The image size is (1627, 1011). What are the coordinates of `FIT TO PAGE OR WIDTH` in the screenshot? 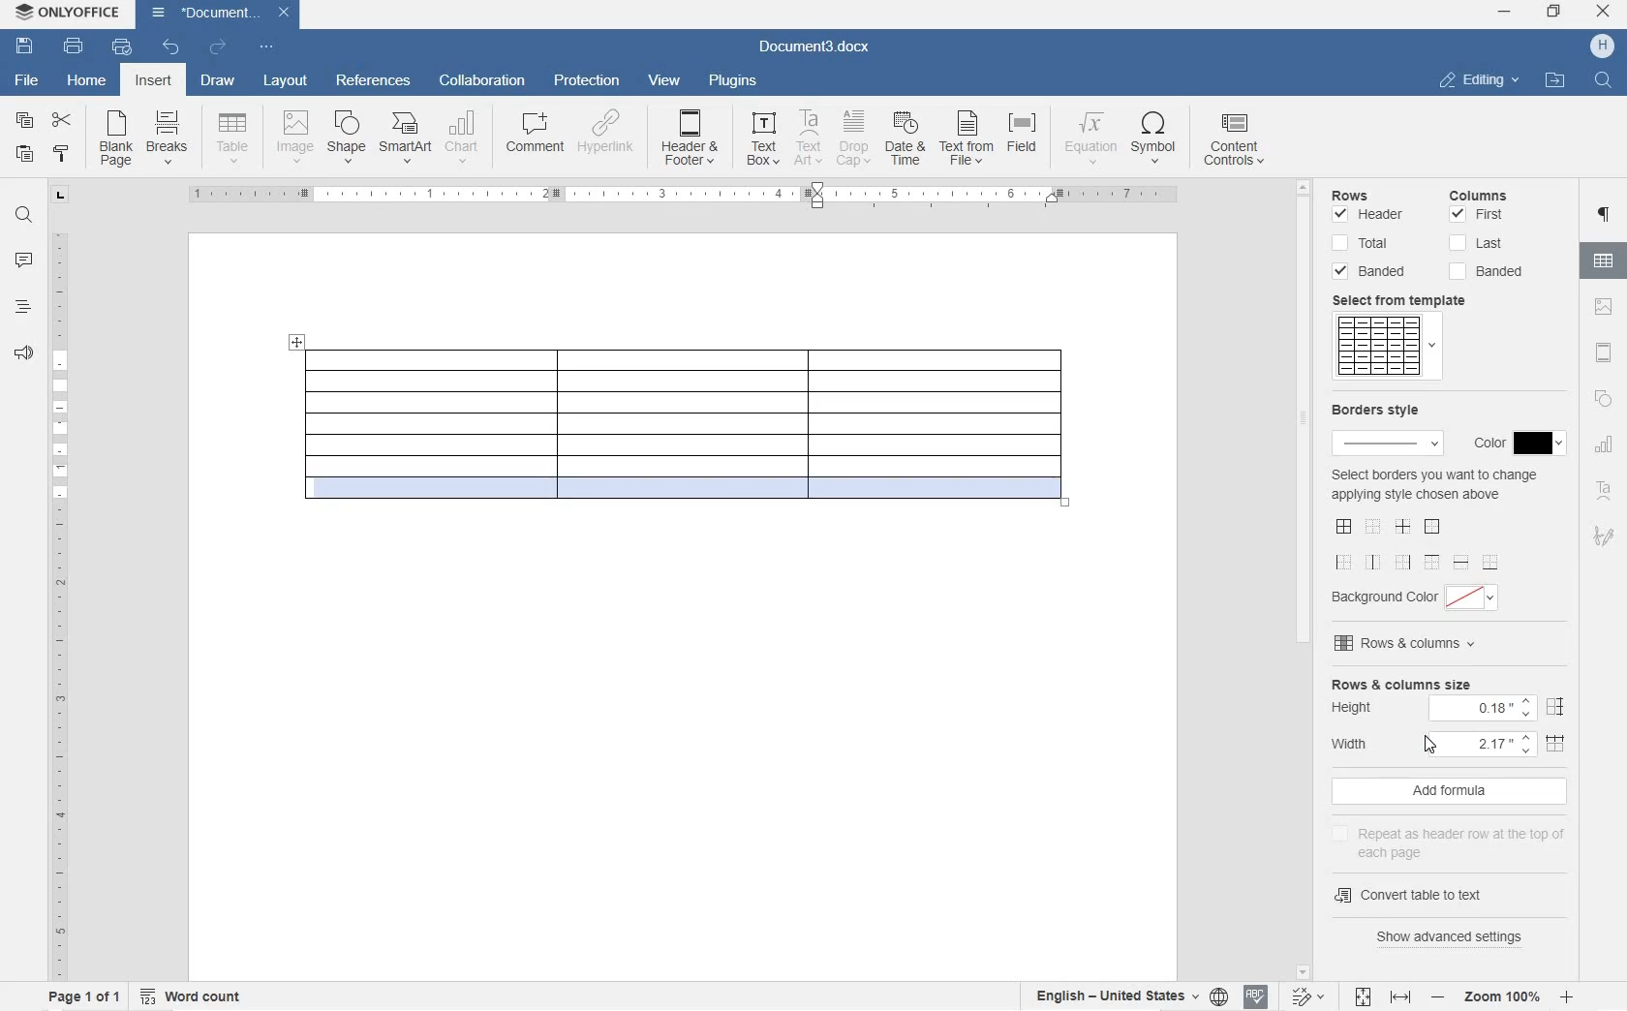 It's located at (1379, 998).